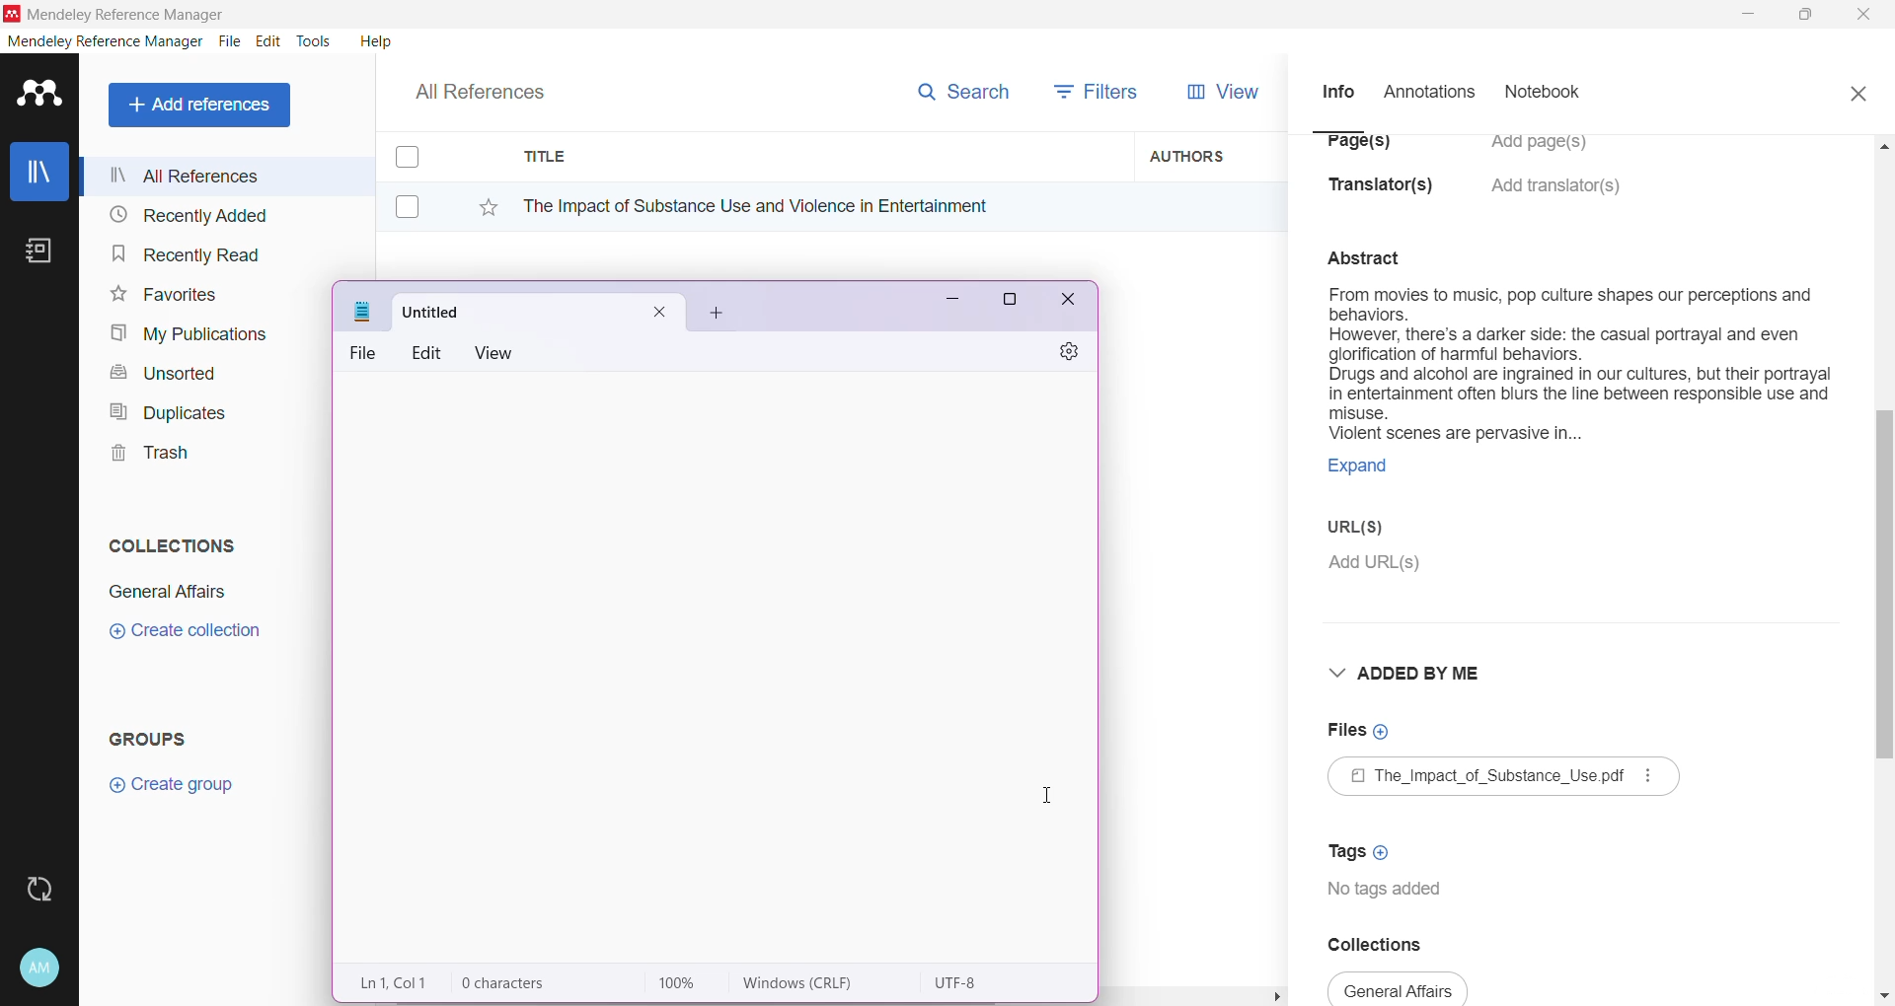 This screenshot has height=1006, width=1895. Describe the element at coordinates (1387, 194) in the screenshot. I see `Translator(s)` at that location.